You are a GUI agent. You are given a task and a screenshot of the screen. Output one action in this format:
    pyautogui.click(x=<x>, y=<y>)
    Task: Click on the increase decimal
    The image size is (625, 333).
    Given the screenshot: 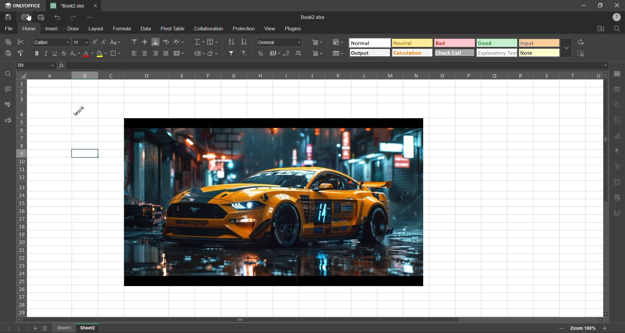 What is the action you would take?
    pyautogui.click(x=299, y=53)
    